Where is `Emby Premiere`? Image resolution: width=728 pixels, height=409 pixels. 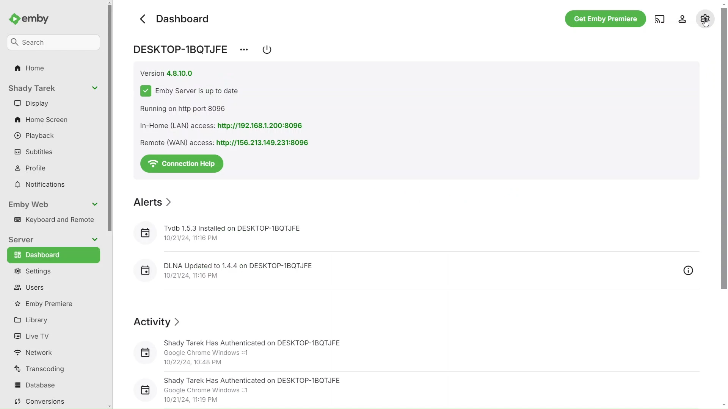 Emby Premiere is located at coordinates (52, 304).